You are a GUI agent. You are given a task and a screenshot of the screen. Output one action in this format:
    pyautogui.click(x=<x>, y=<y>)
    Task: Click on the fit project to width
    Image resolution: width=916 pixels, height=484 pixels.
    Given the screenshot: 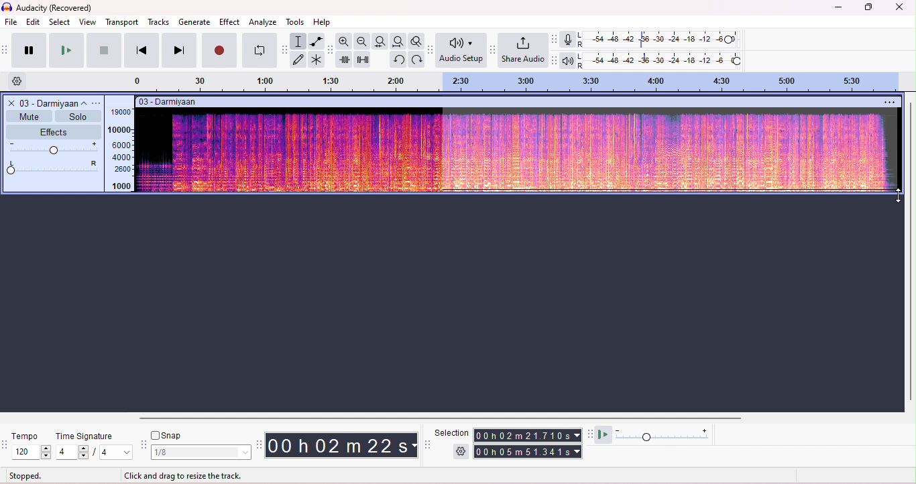 What is the action you would take?
    pyautogui.click(x=398, y=41)
    